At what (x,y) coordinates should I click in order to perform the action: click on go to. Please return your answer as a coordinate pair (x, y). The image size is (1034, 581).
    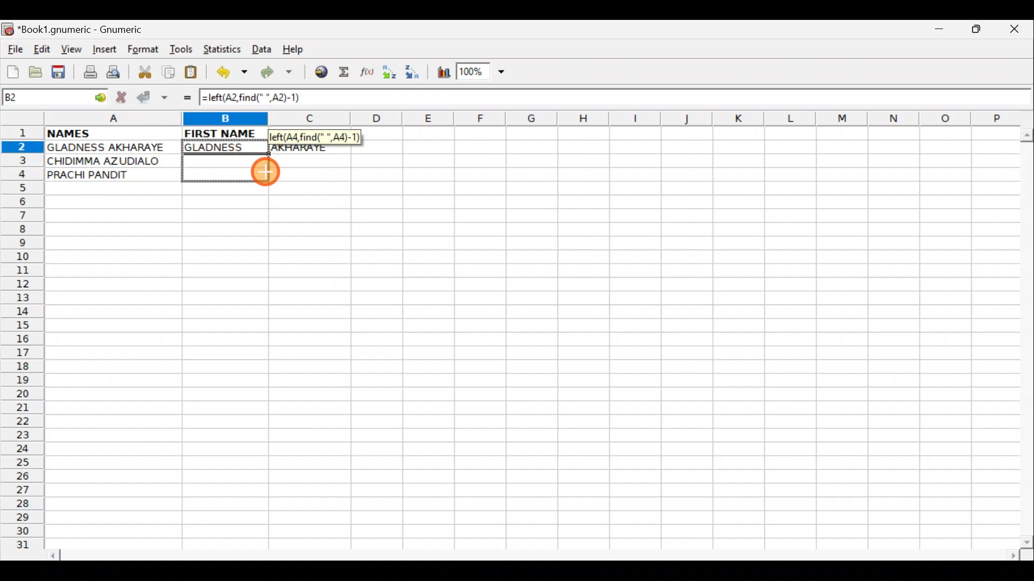
    Looking at the image, I should click on (99, 96).